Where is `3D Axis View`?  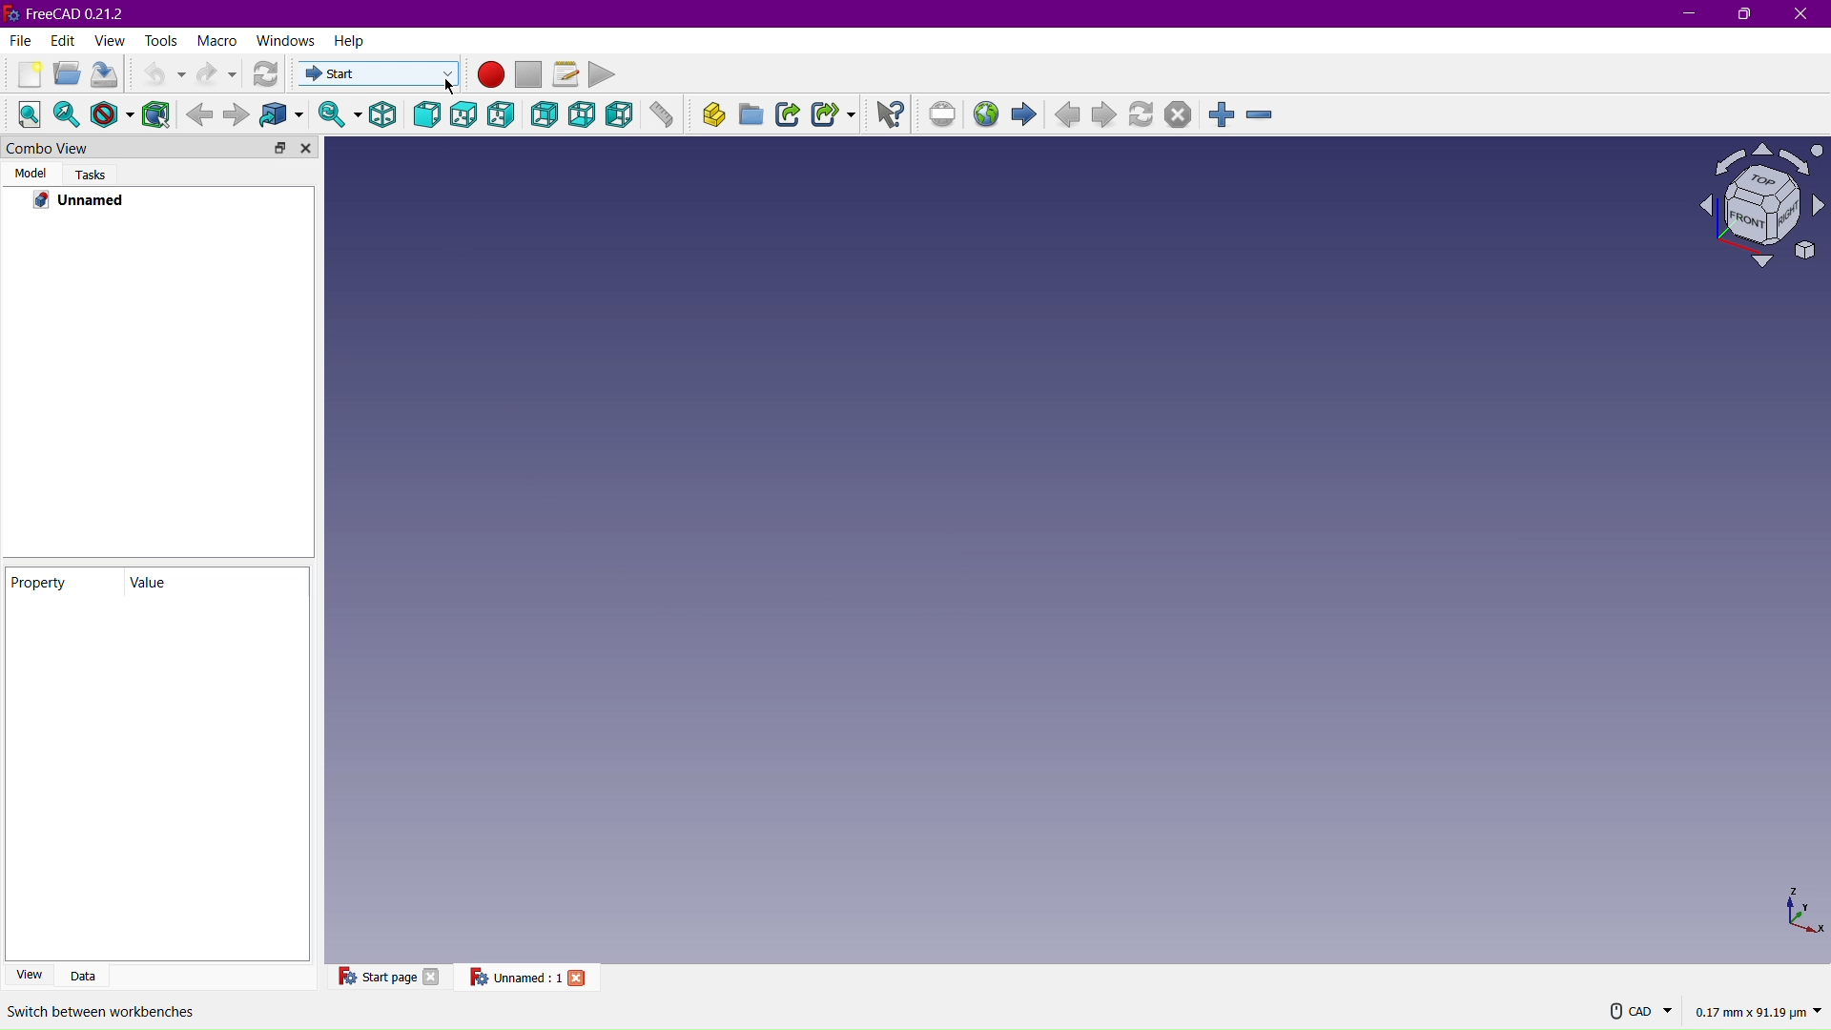
3D Axis View is located at coordinates (1801, 911).